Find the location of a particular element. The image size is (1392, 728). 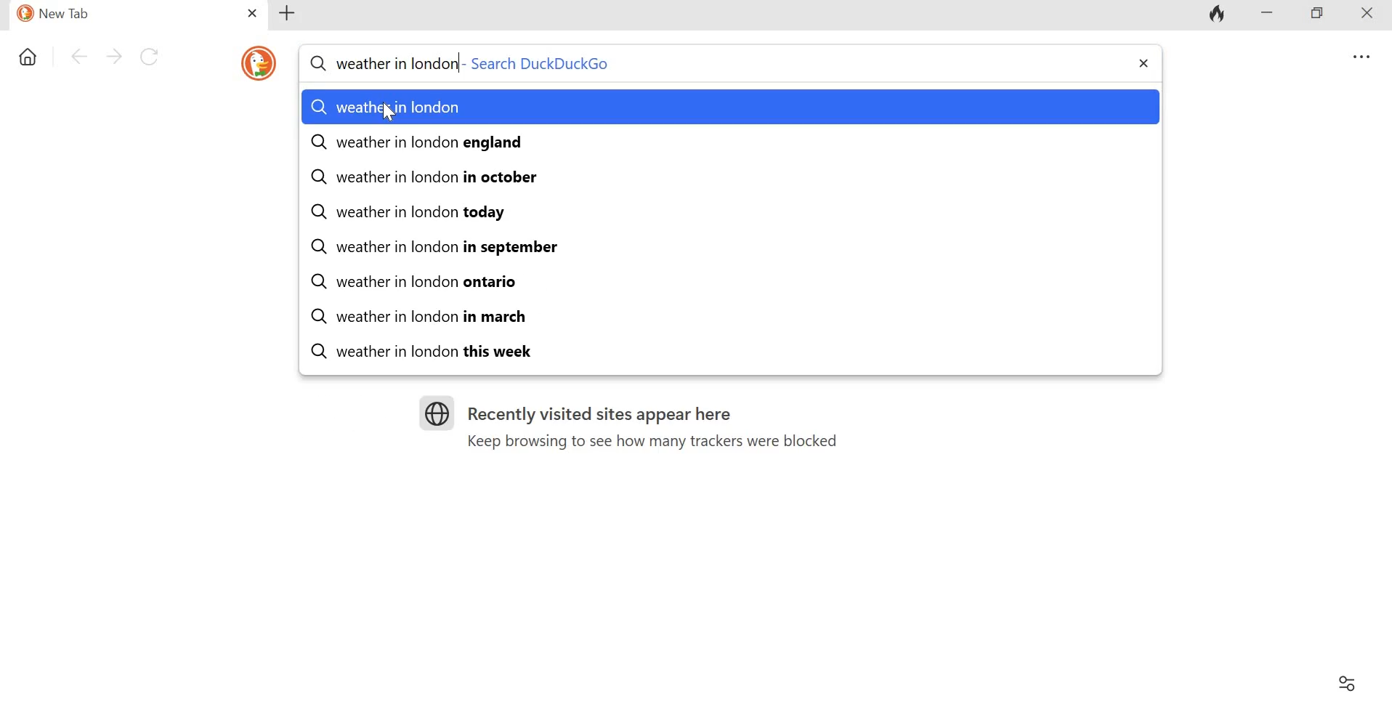

weather in london in march is located at coordinates (732, 314).